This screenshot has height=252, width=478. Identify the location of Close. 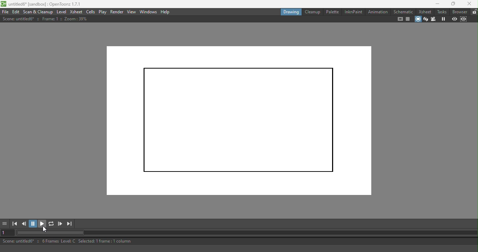
(471, 4).